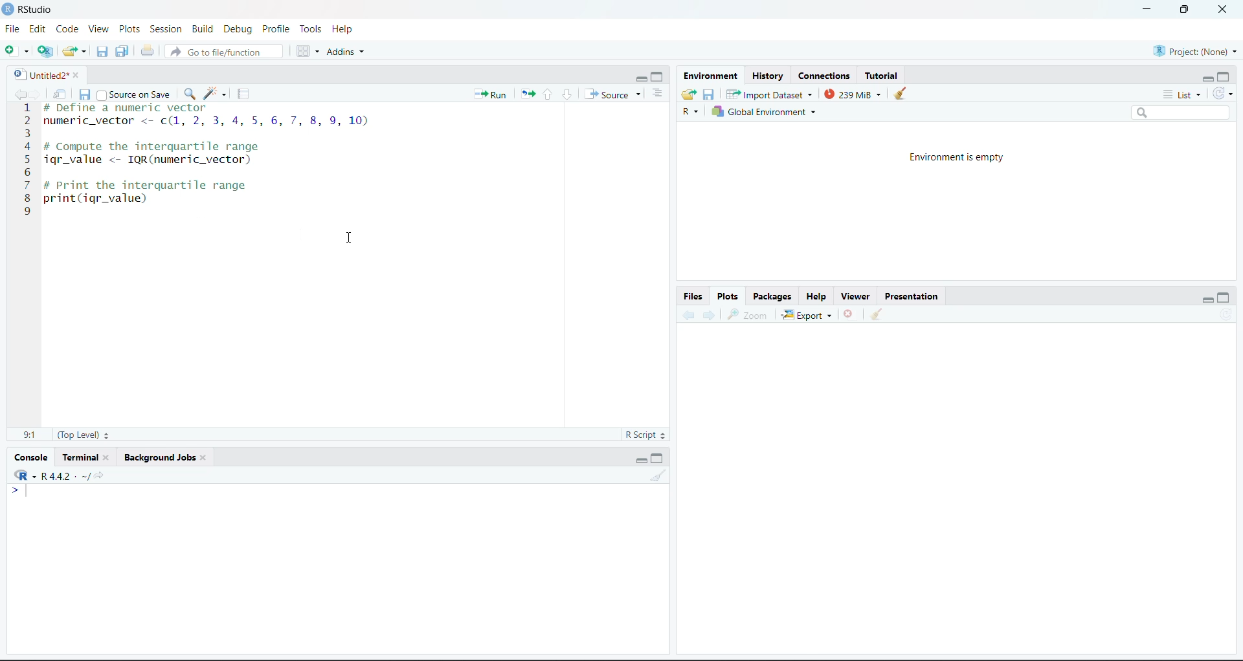 This screenshot has height=661, width=1243. I want to click on Code, so click(70, 28).